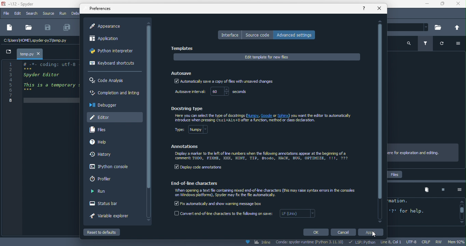 The width and height of the screenshot is (466, 246). What do you see at coordinates (344, 232) in the screenshot?
I see `cancel` at bounding box center [344, 232].